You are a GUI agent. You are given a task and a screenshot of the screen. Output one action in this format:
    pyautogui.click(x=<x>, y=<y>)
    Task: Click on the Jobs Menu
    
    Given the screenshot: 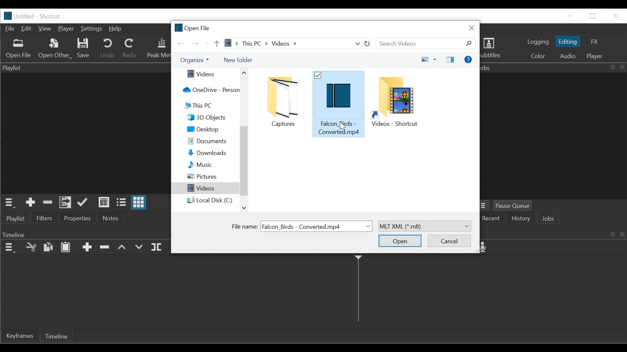 What is the action you would take?
    pyautogui.click(x=486, y=206)
    